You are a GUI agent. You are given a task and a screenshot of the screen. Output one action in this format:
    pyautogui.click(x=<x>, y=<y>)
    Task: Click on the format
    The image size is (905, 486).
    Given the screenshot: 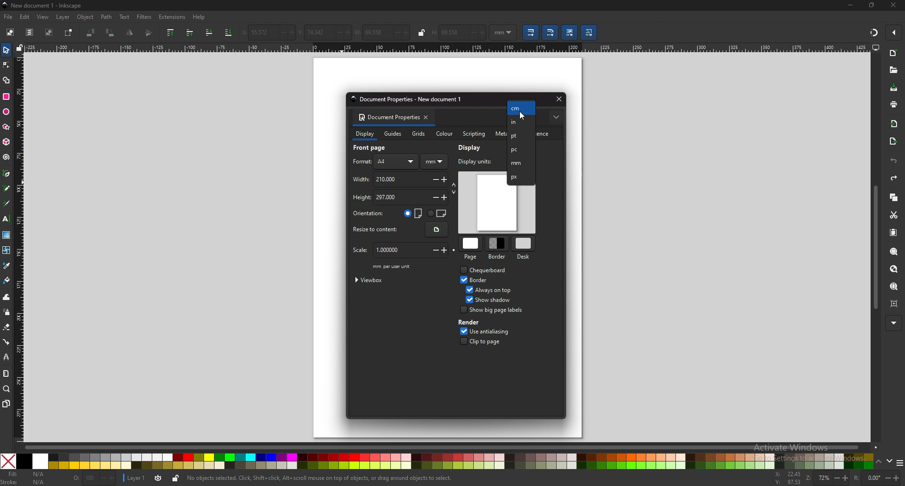 What is the action you would take?
    pyautogui.click(x=362, y=162)
    